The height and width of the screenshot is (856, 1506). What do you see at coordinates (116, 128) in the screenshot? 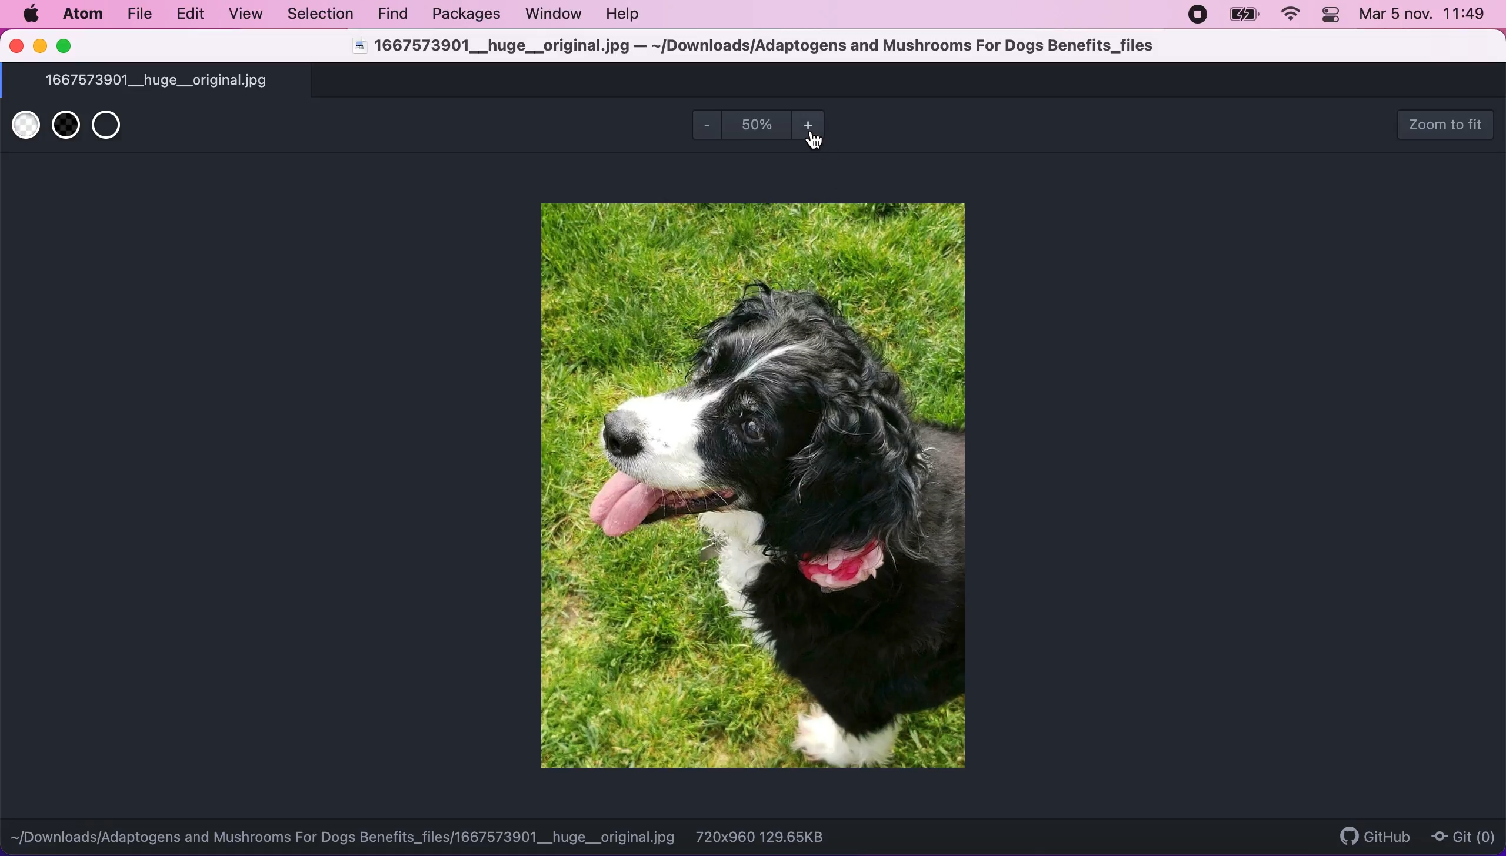
I see `use transparent background` at bounding box center [116, 128].